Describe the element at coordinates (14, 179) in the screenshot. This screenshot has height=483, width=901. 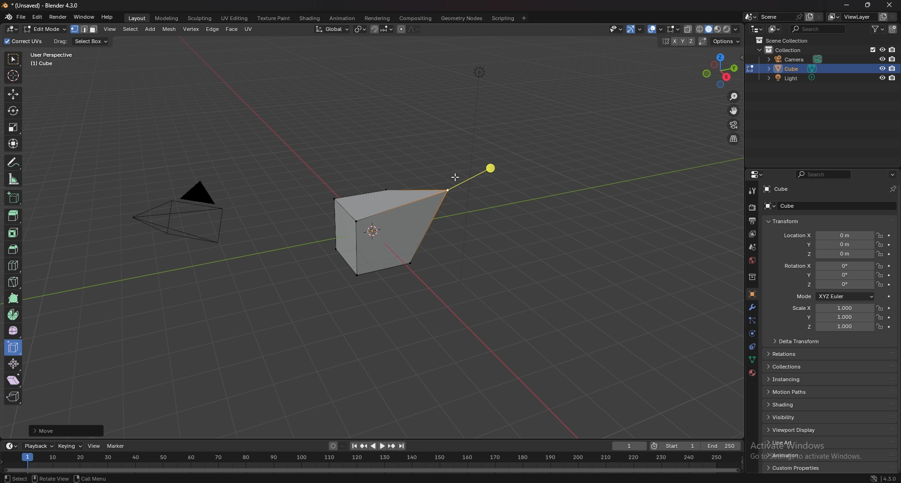
I see `measure` at that location.